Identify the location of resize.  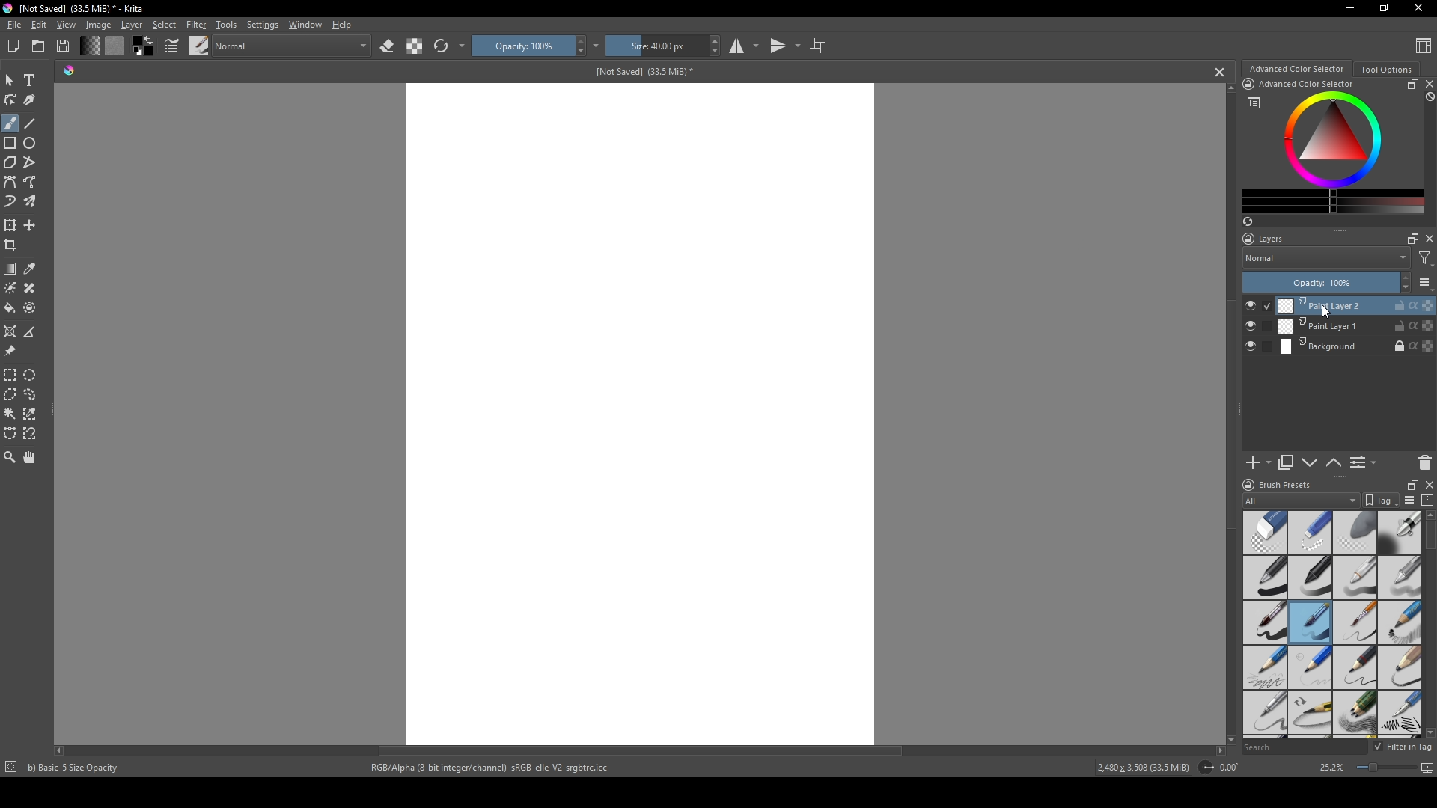
(1410, 84).